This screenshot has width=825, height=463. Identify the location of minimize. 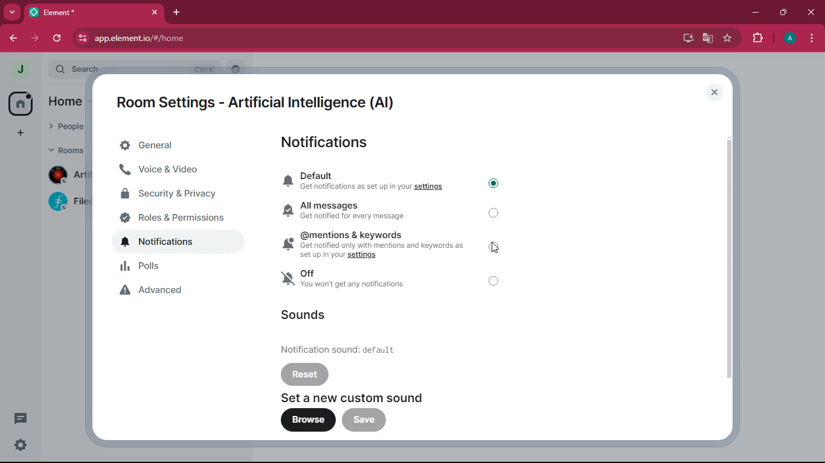
(757, 12).